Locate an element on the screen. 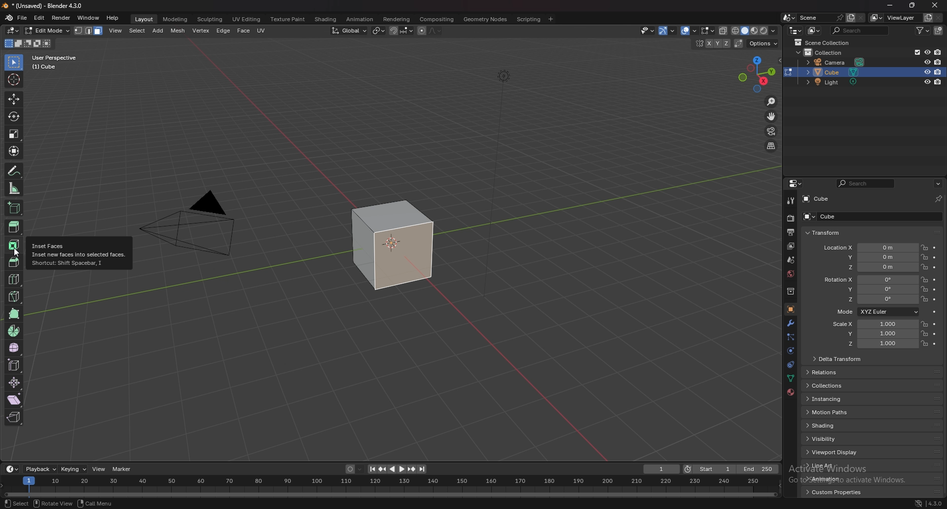 This screenshot has height=509, width=947. options is located at coordinates (764, 44).